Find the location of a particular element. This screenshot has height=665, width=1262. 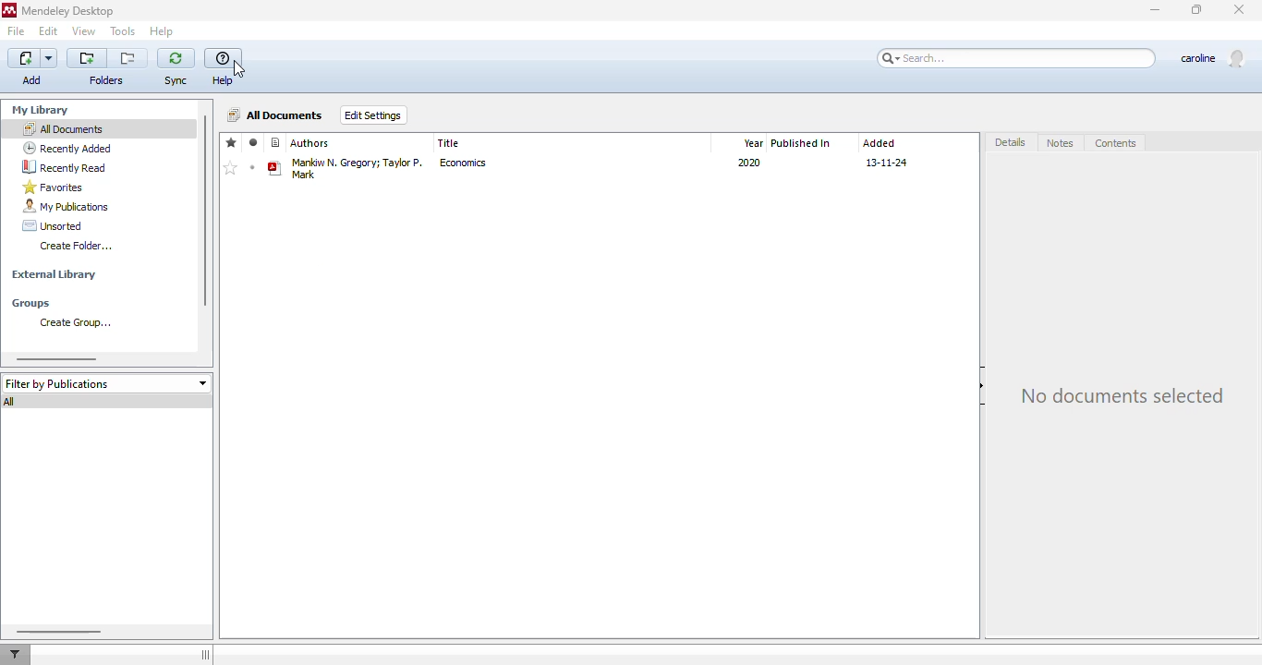

file is located at coordinates (16, 30).